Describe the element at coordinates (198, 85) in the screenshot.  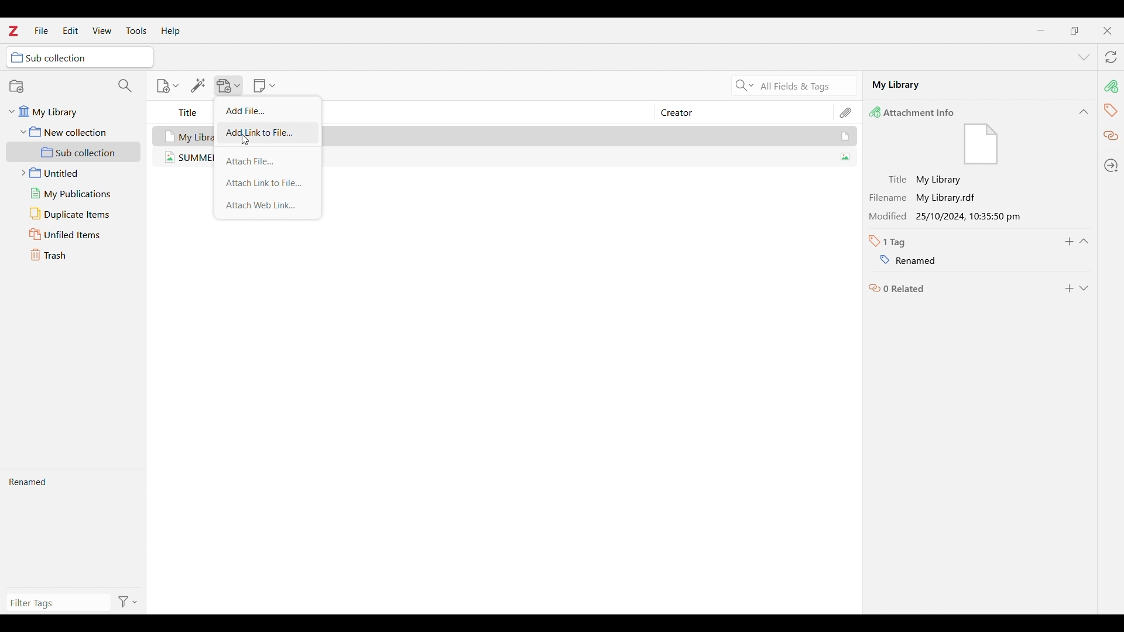
I see `Add item/s by identifier` at that location.